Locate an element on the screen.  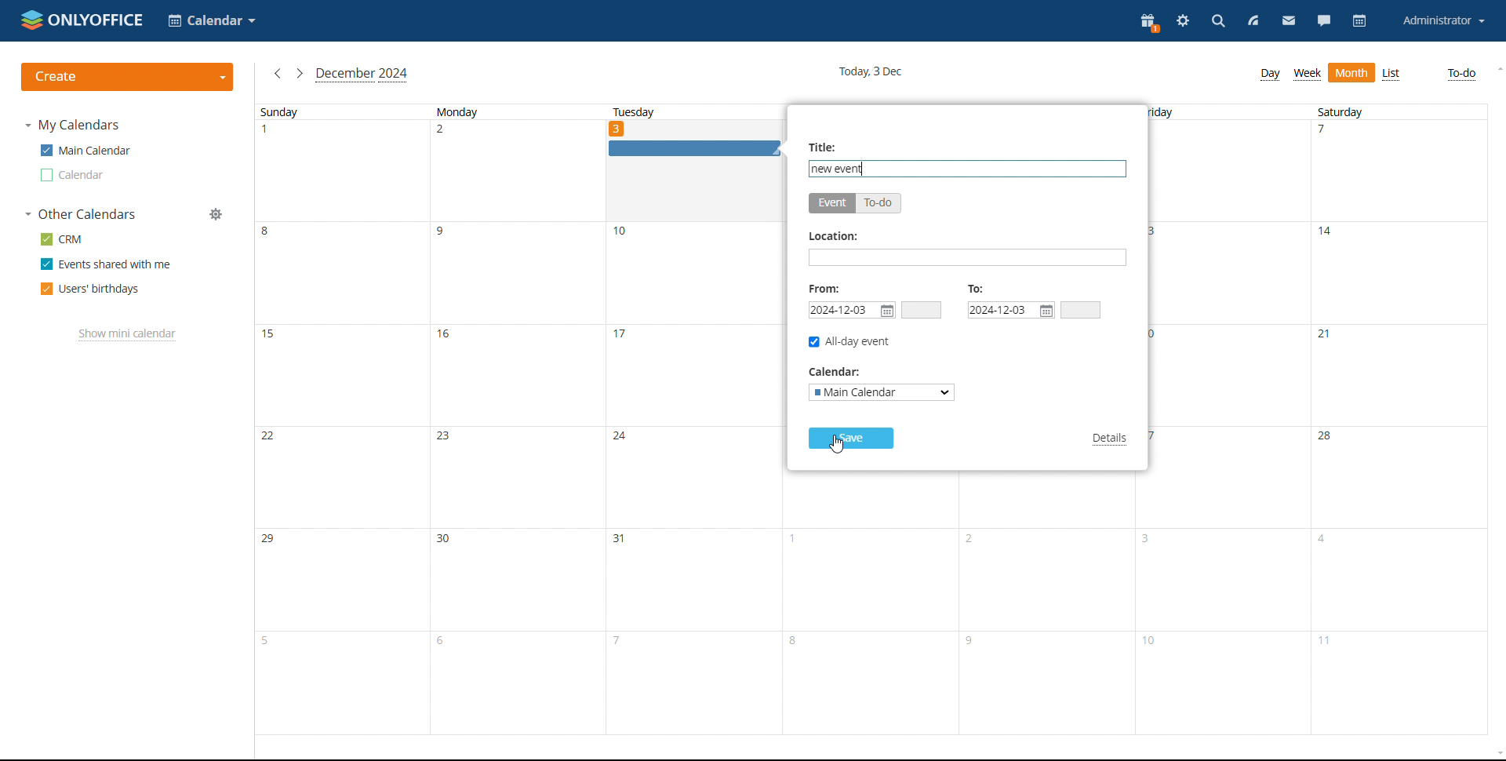
tuesday is located at coordinates (637, 111).